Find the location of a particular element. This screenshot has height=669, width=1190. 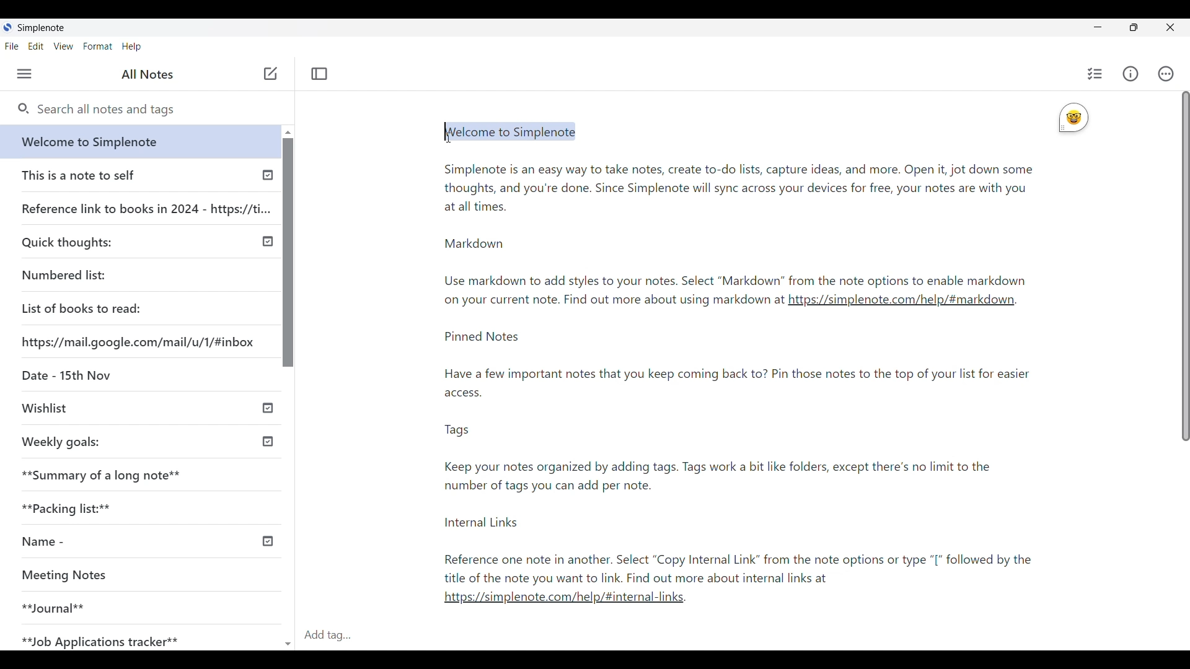

Help menu is located at coordinates (131, 46).